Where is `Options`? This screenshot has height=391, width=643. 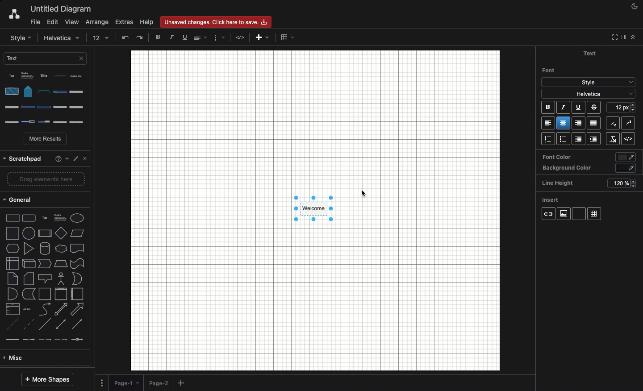
Options is located at coordinates (102, 382).